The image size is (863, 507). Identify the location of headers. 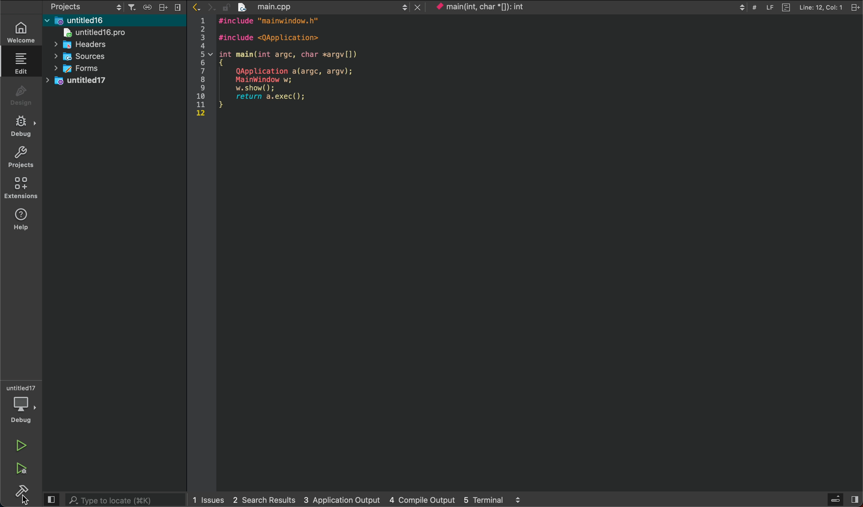
(87, 44).